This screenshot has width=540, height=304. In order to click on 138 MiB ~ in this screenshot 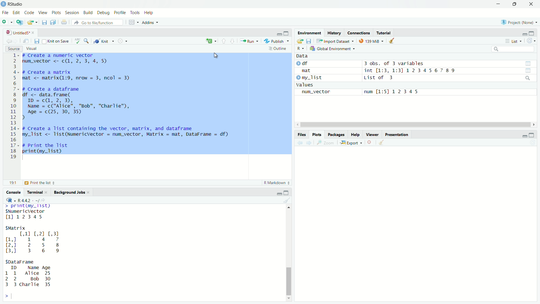, I will do `click(372, 41)`.